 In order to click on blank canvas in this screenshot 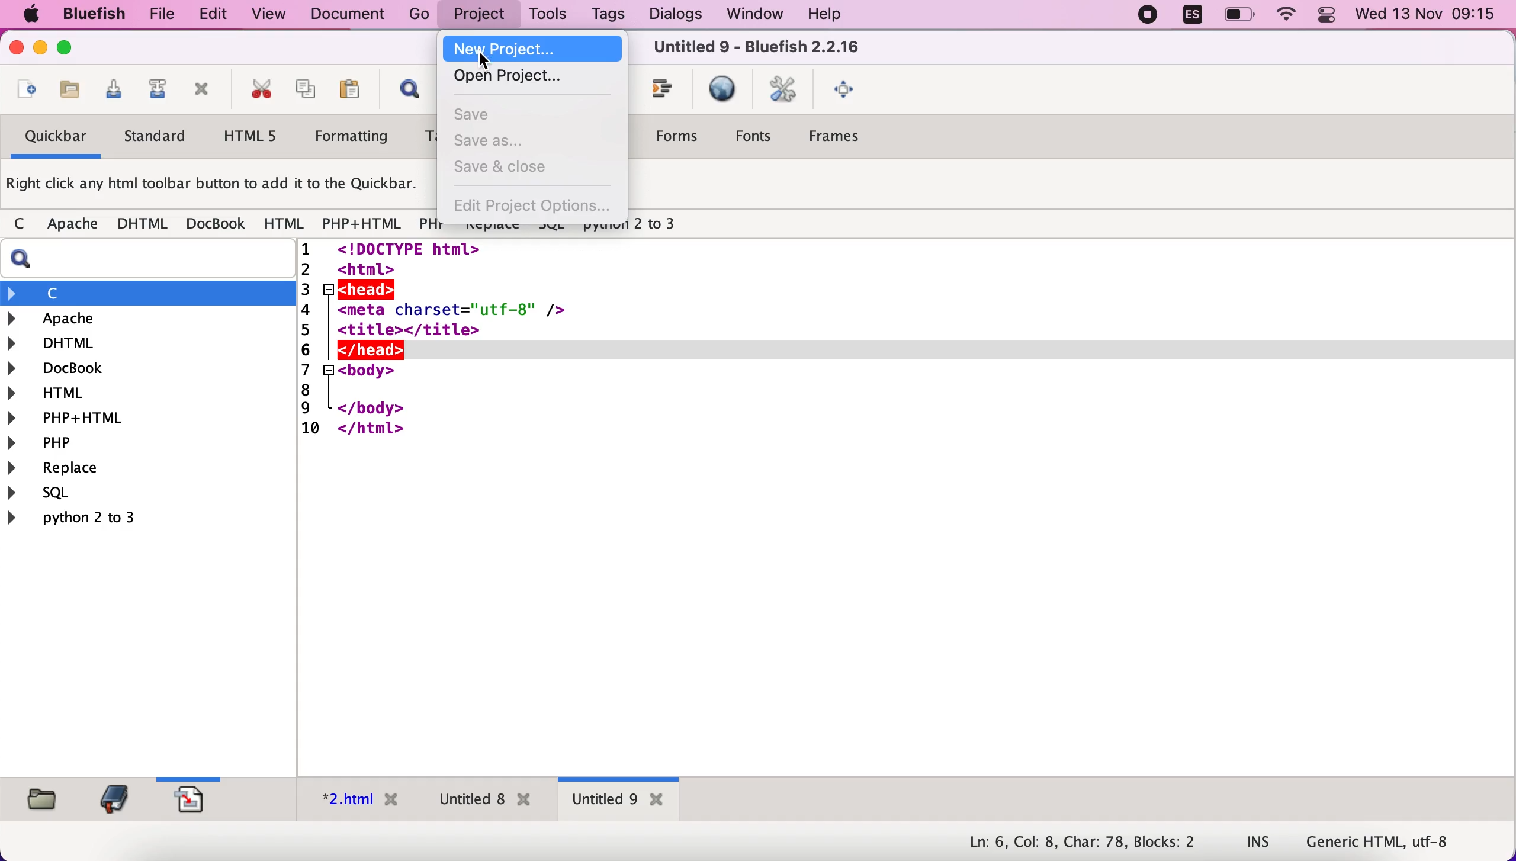, I will do `click(908, 509)`.